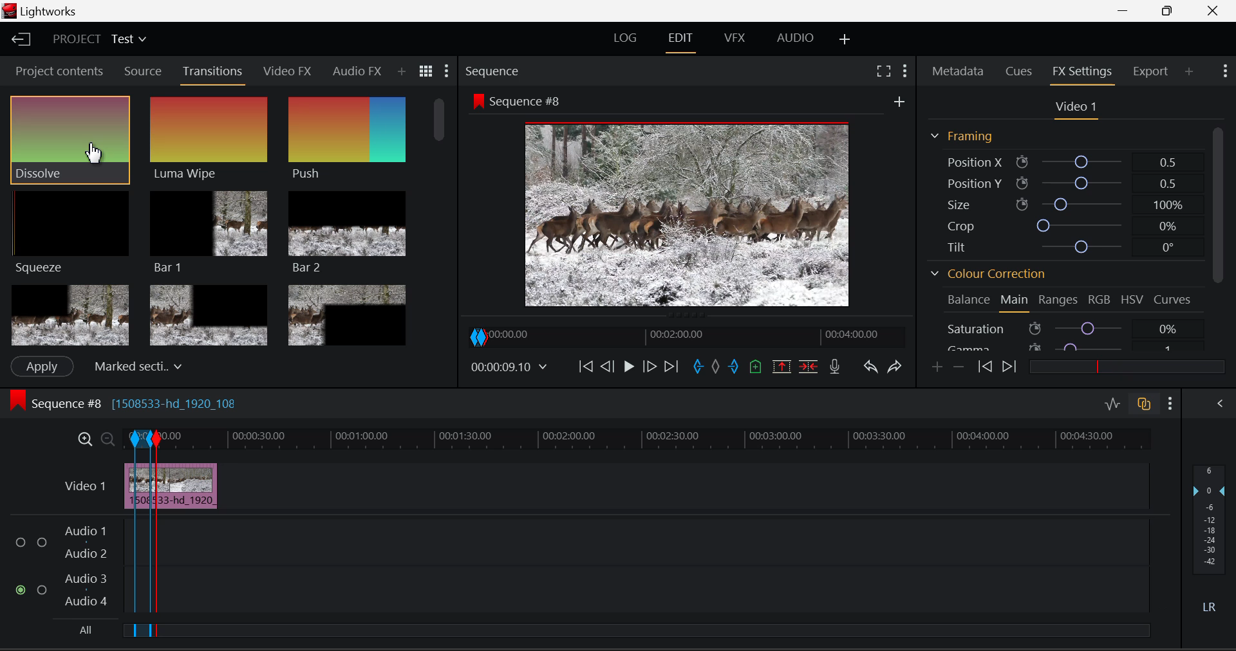  Describe the element at coordinates (93, 155) in the screenshot. I see `Cursor` at that location.